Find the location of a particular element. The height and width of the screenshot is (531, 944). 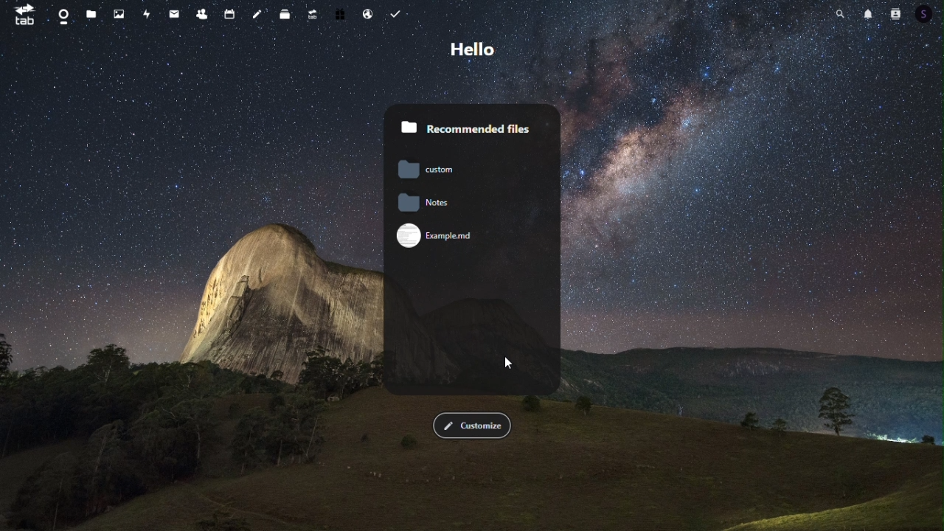

hello is located at coordinates (474, 49).